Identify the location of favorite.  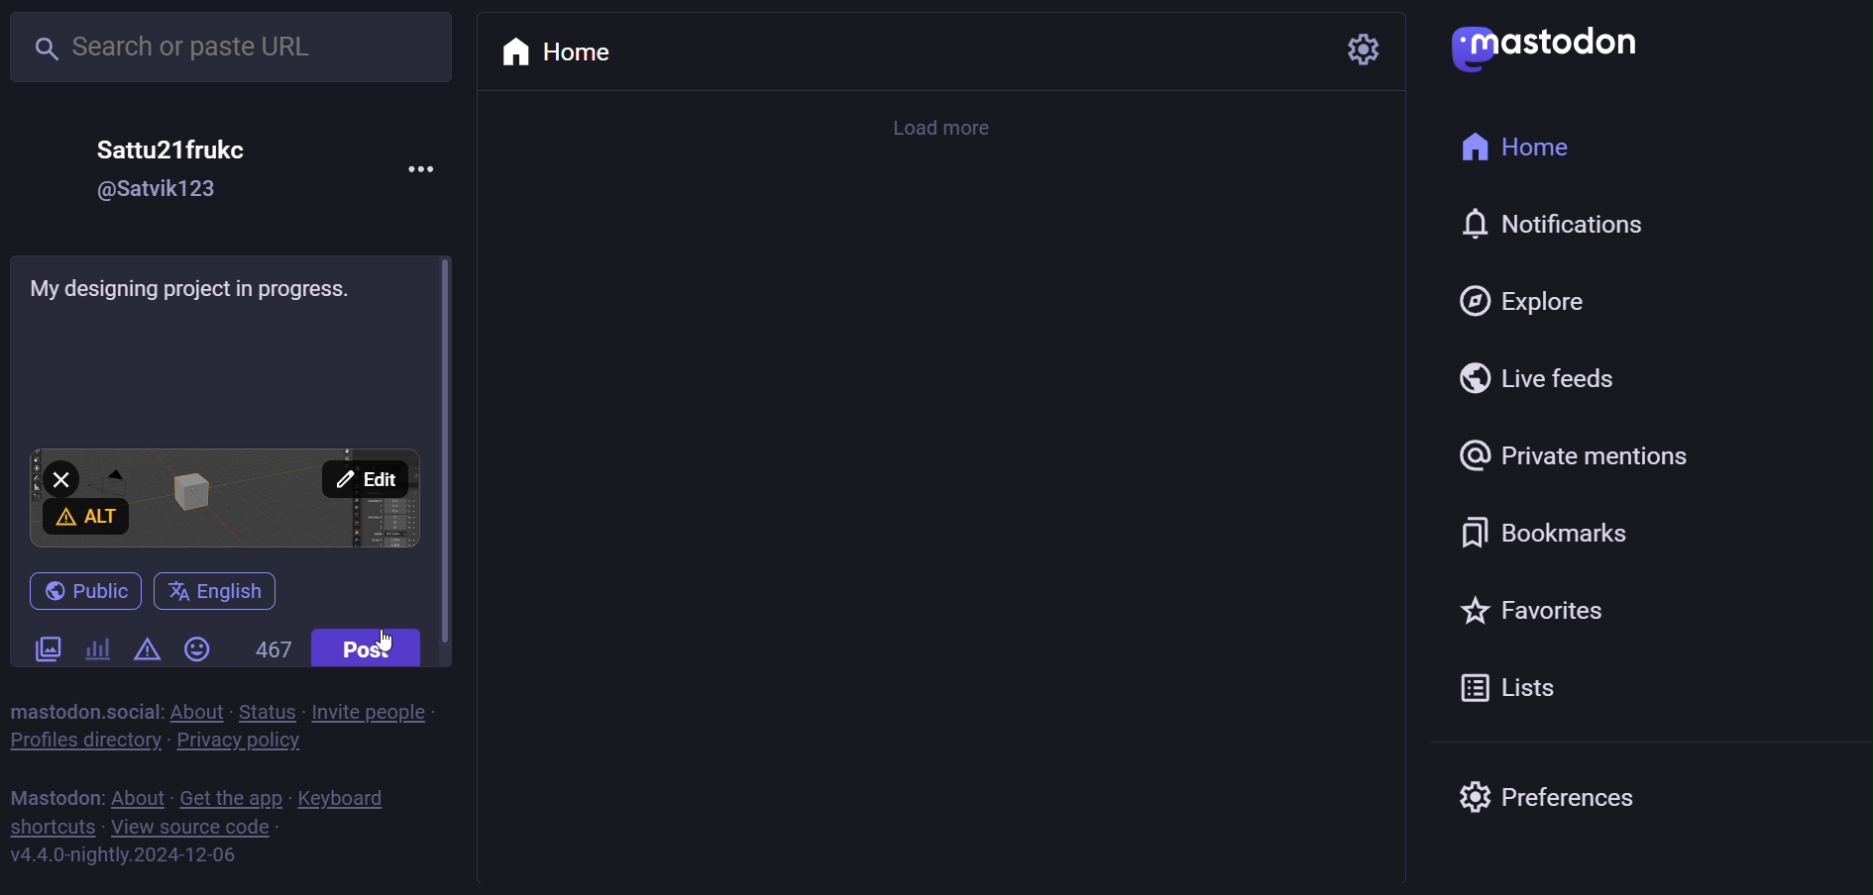
(1536, 614).